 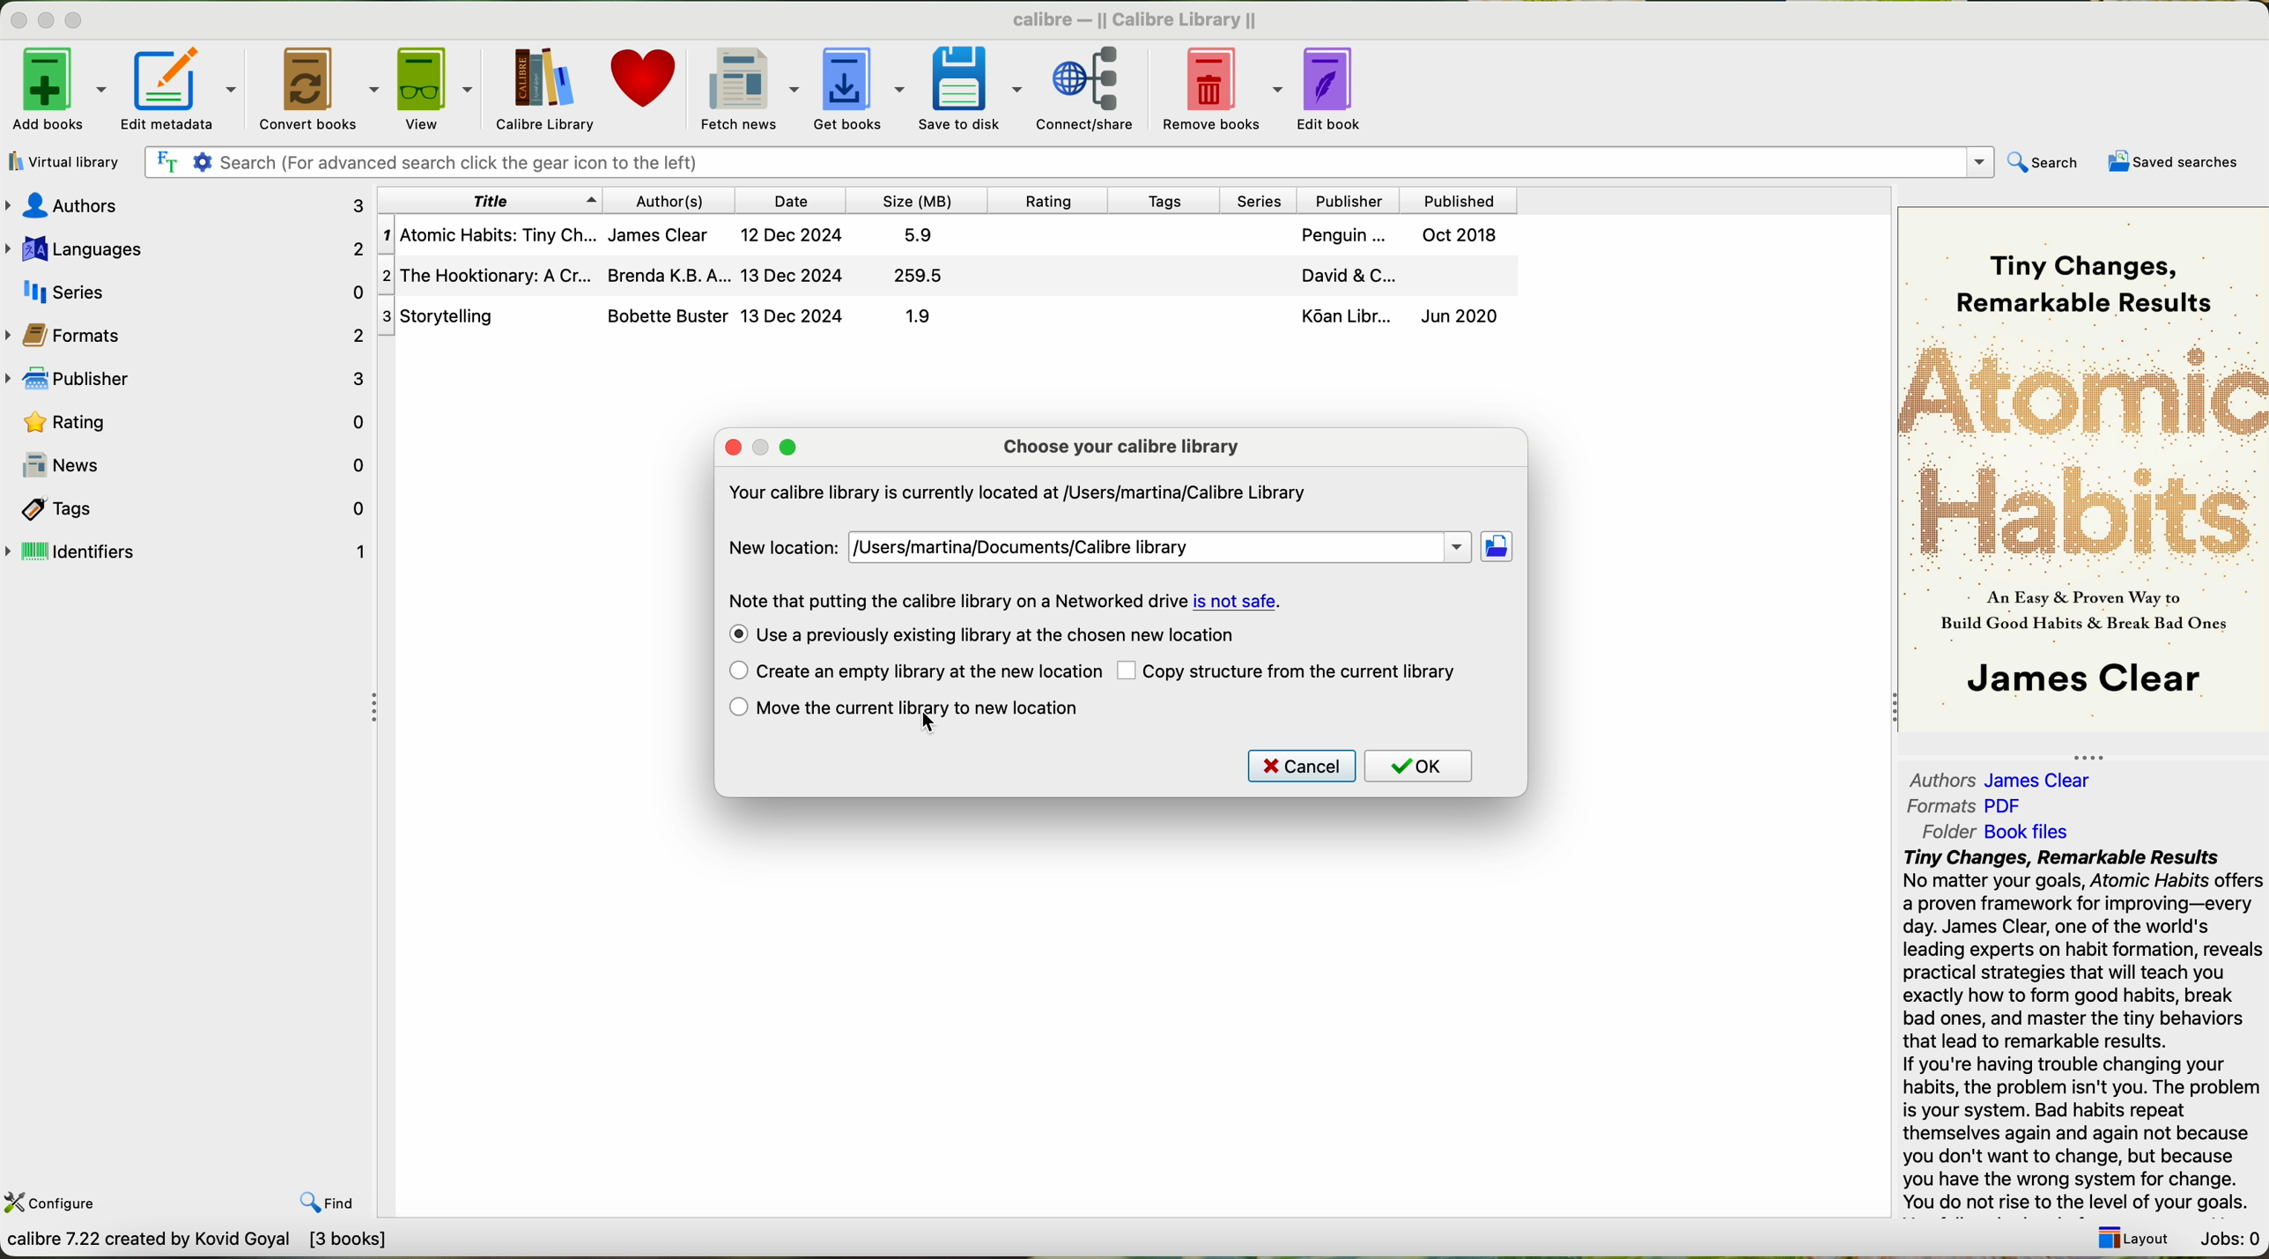 I want to click on David & C..., so click(x=1390, y=277).